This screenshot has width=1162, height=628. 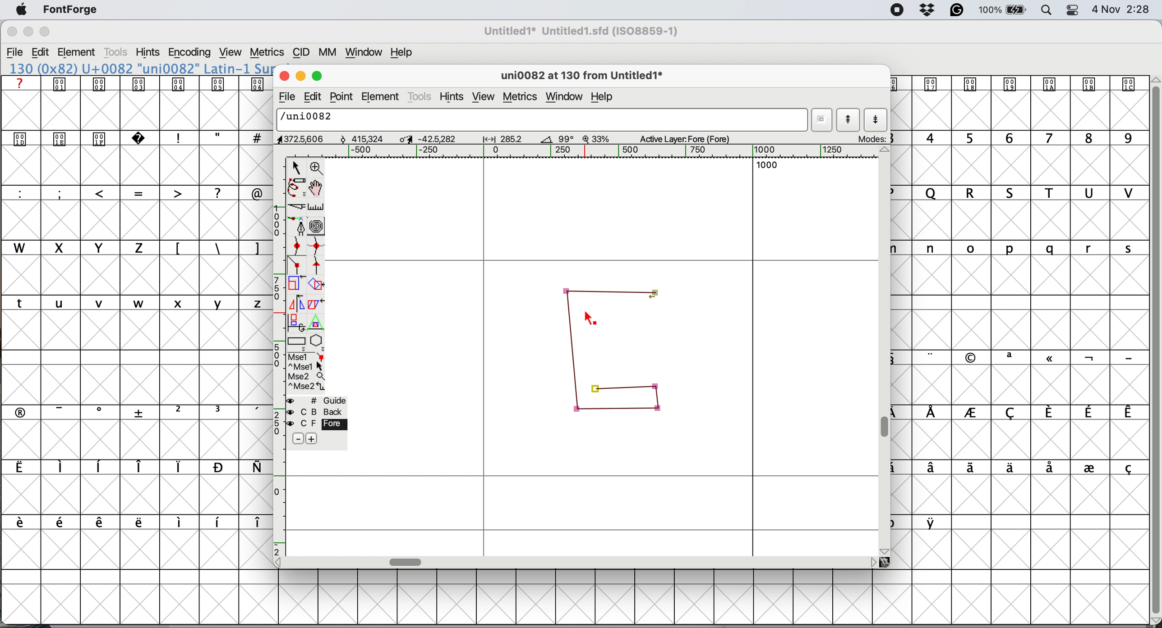 I want to click on symbols and special characters, so click(x=143, y=139).